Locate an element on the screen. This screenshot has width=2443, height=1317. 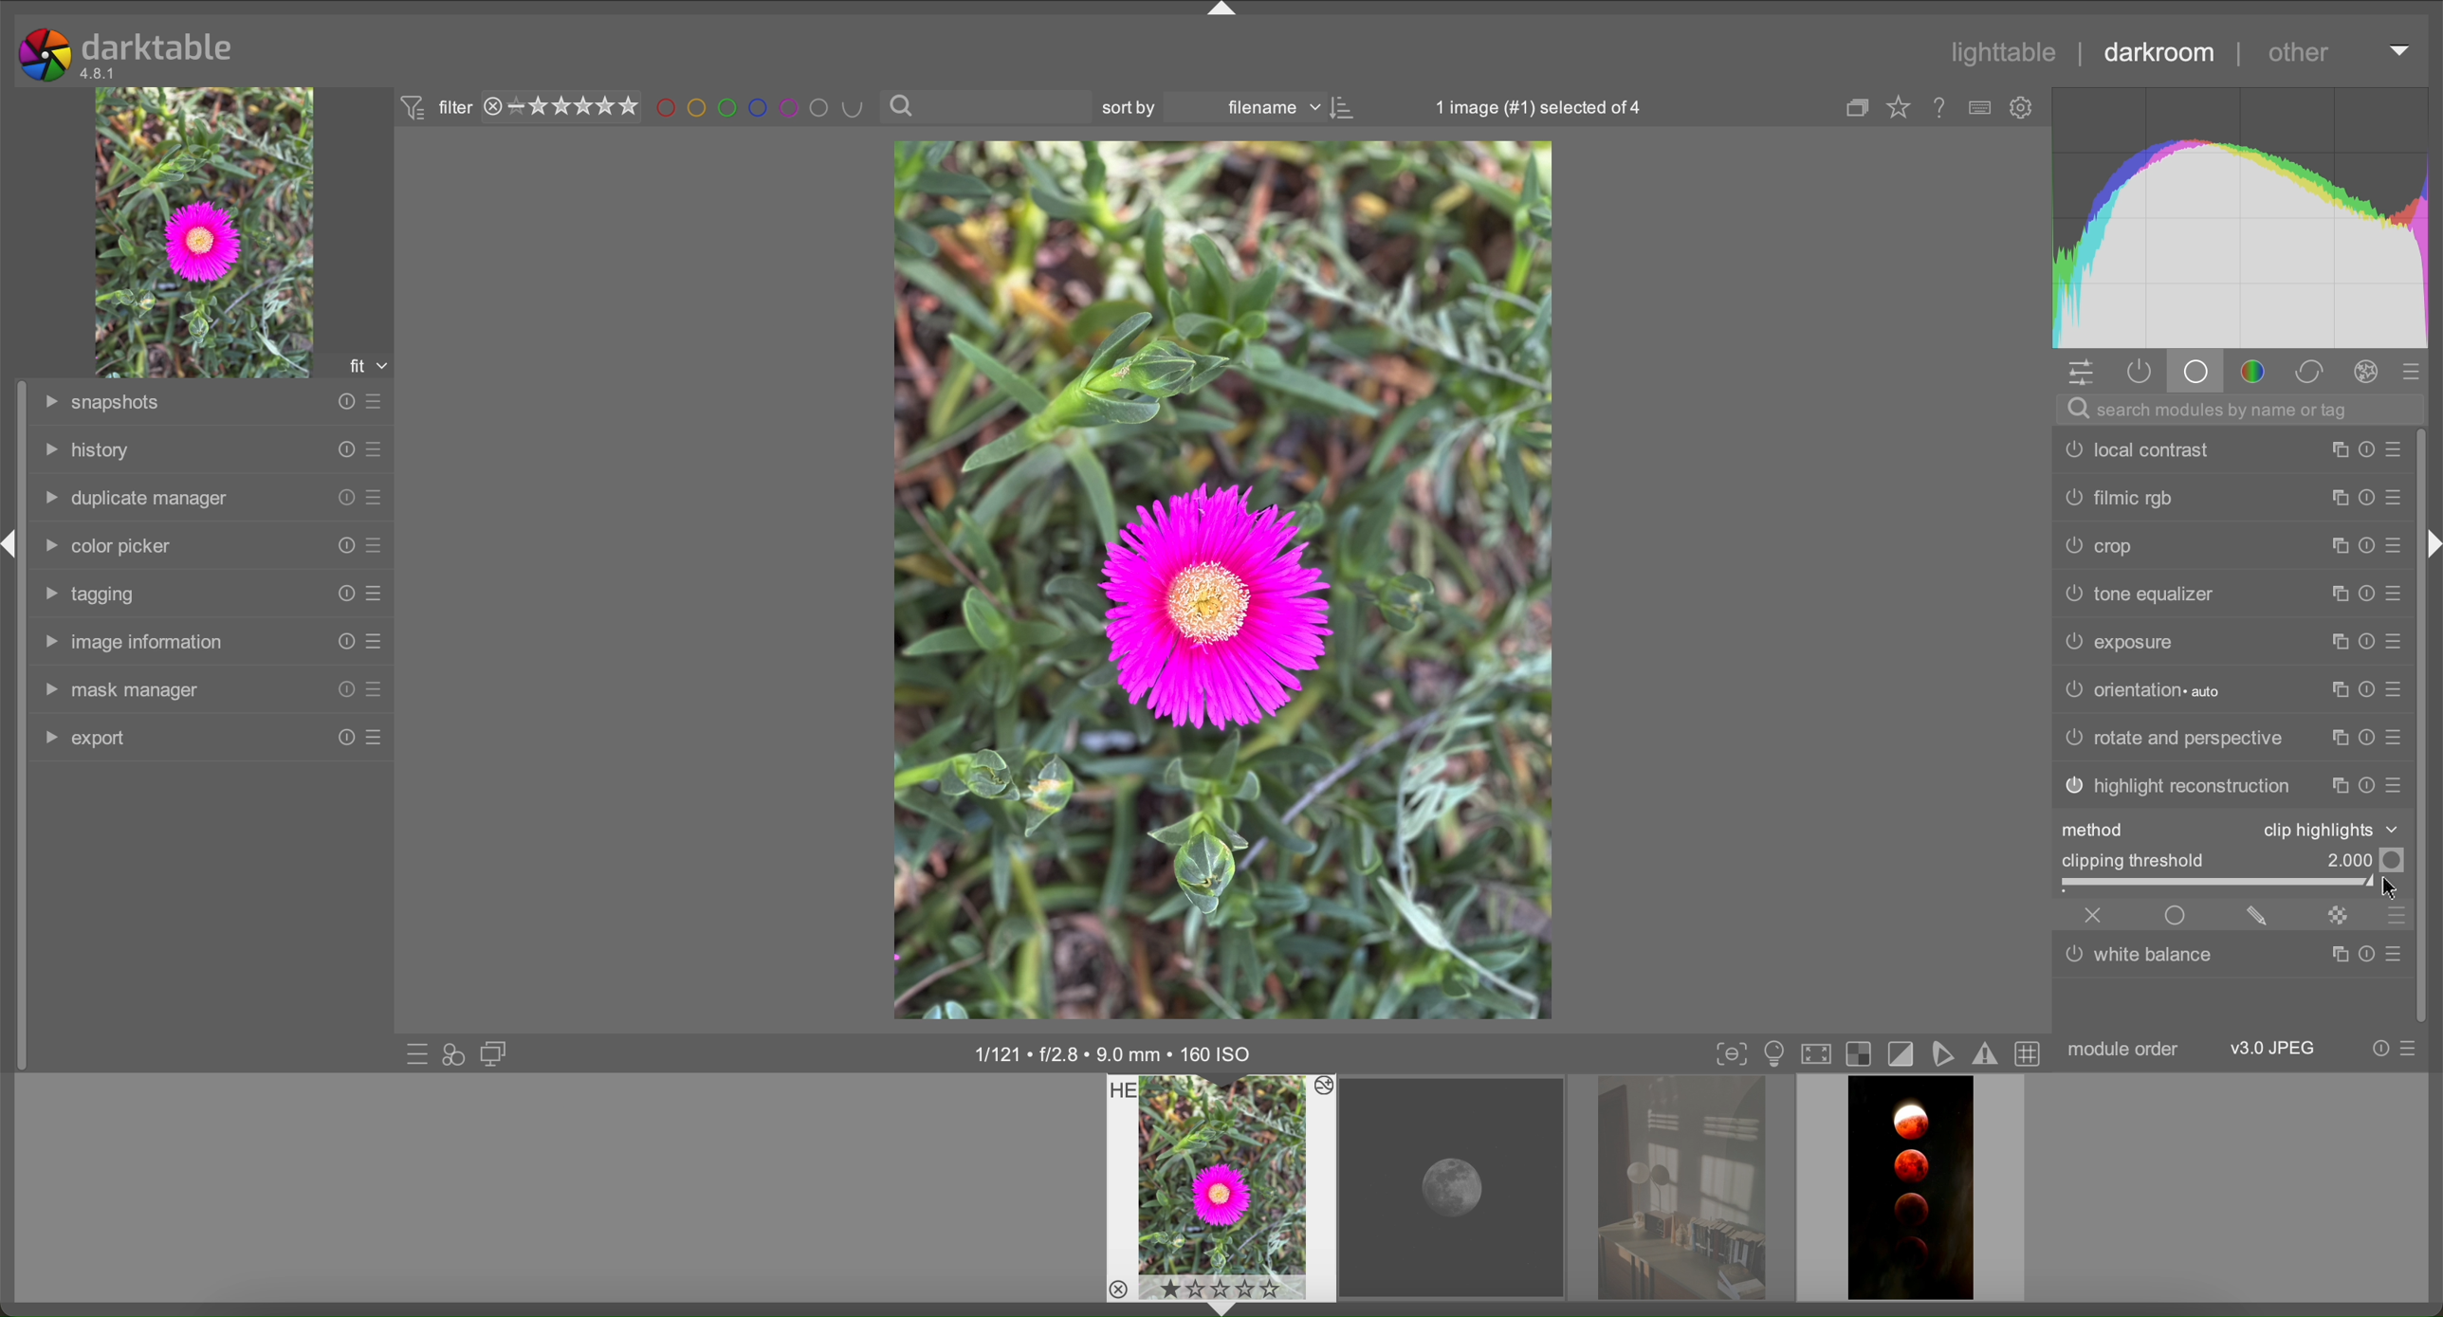
module order is located at coordinates (2125, 1050).